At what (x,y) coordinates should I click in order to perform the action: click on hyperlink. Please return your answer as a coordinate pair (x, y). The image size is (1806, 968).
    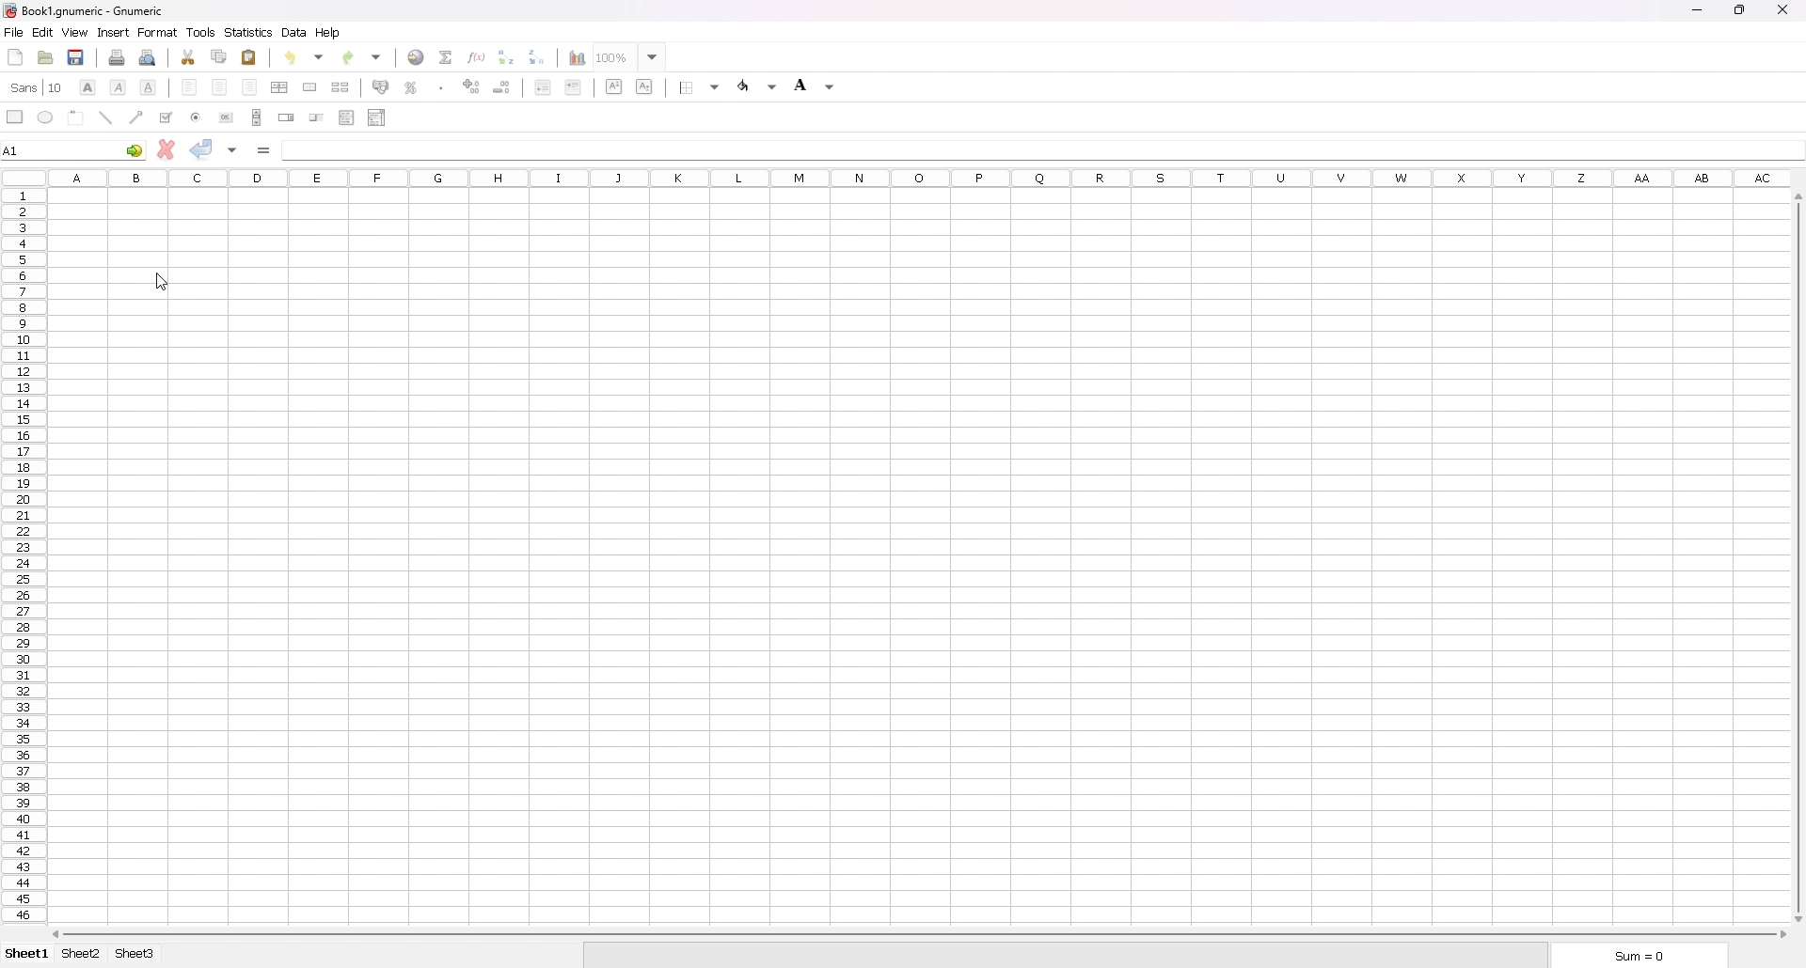
    Looking at the image, I should click on (415, 56).